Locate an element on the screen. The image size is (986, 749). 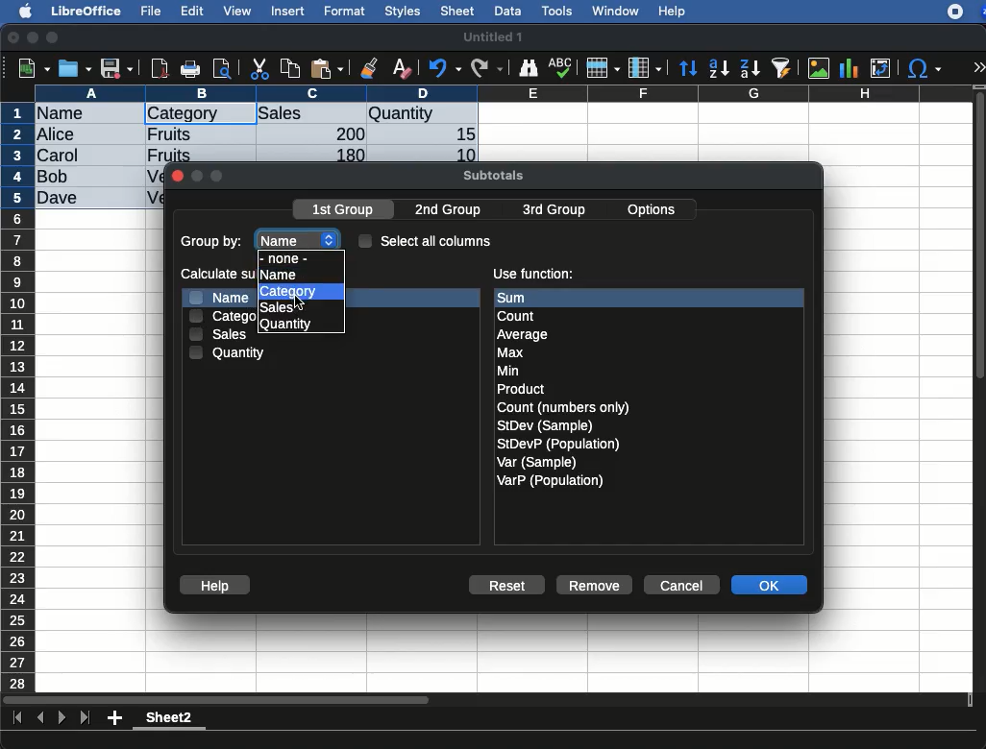
pdf preview is located at coordinates (160, 68).